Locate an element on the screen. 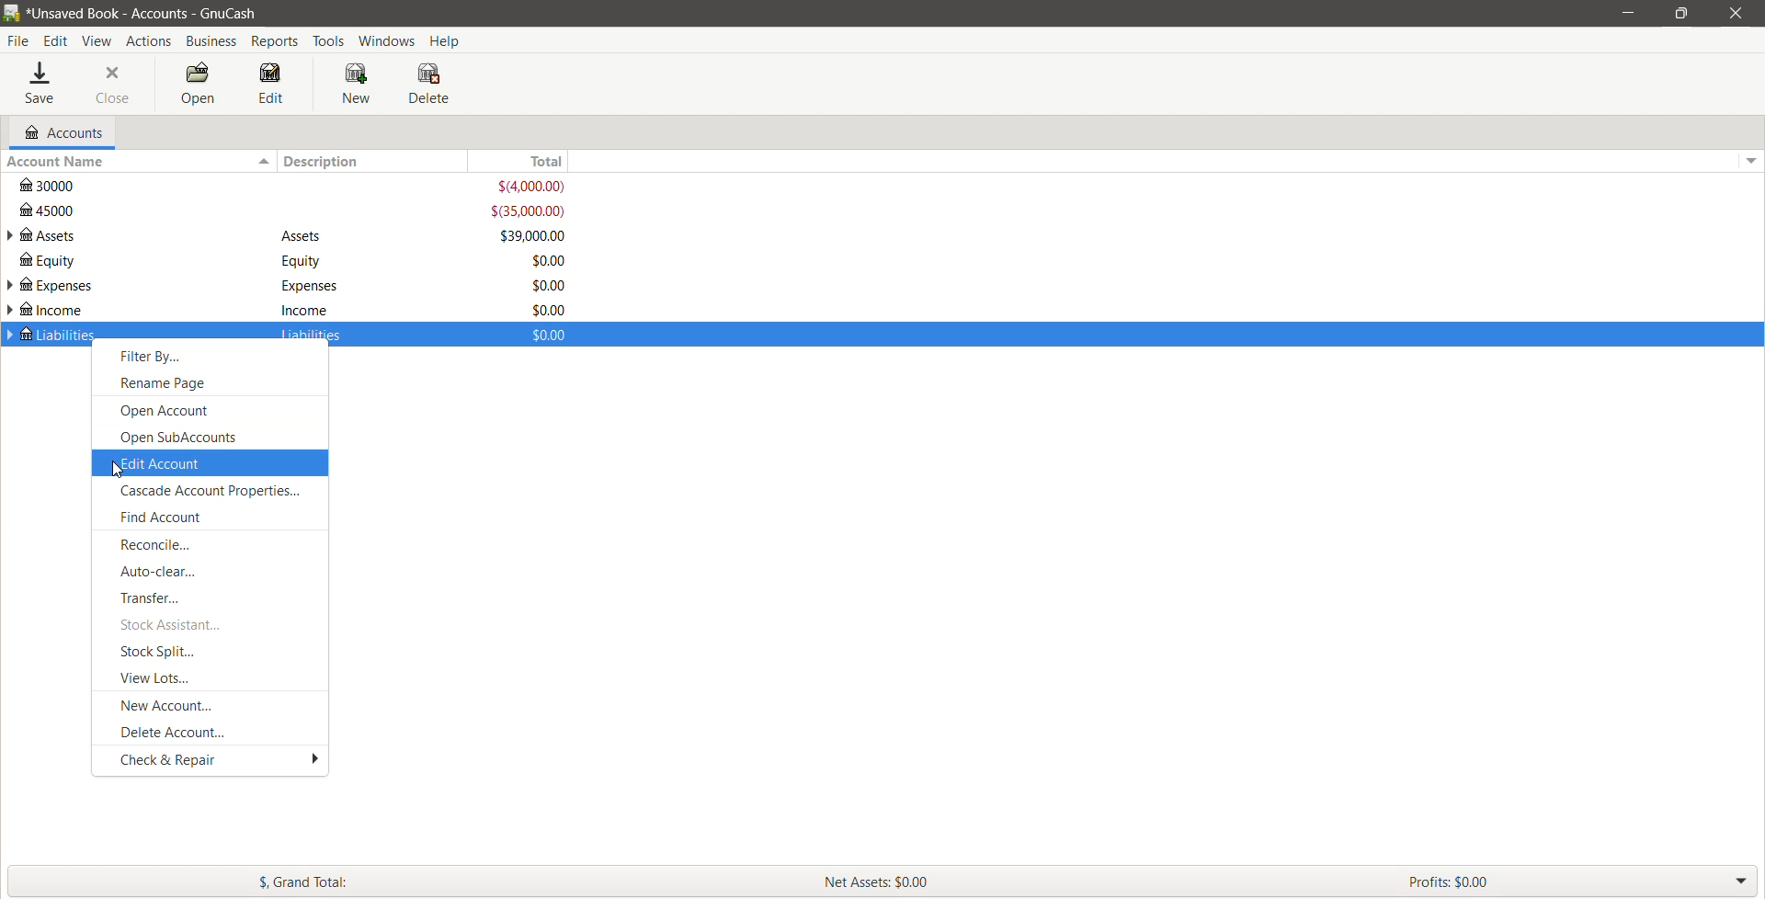 This screenshot has width=1765, height=899. Description is located at coordinates (380, 161).